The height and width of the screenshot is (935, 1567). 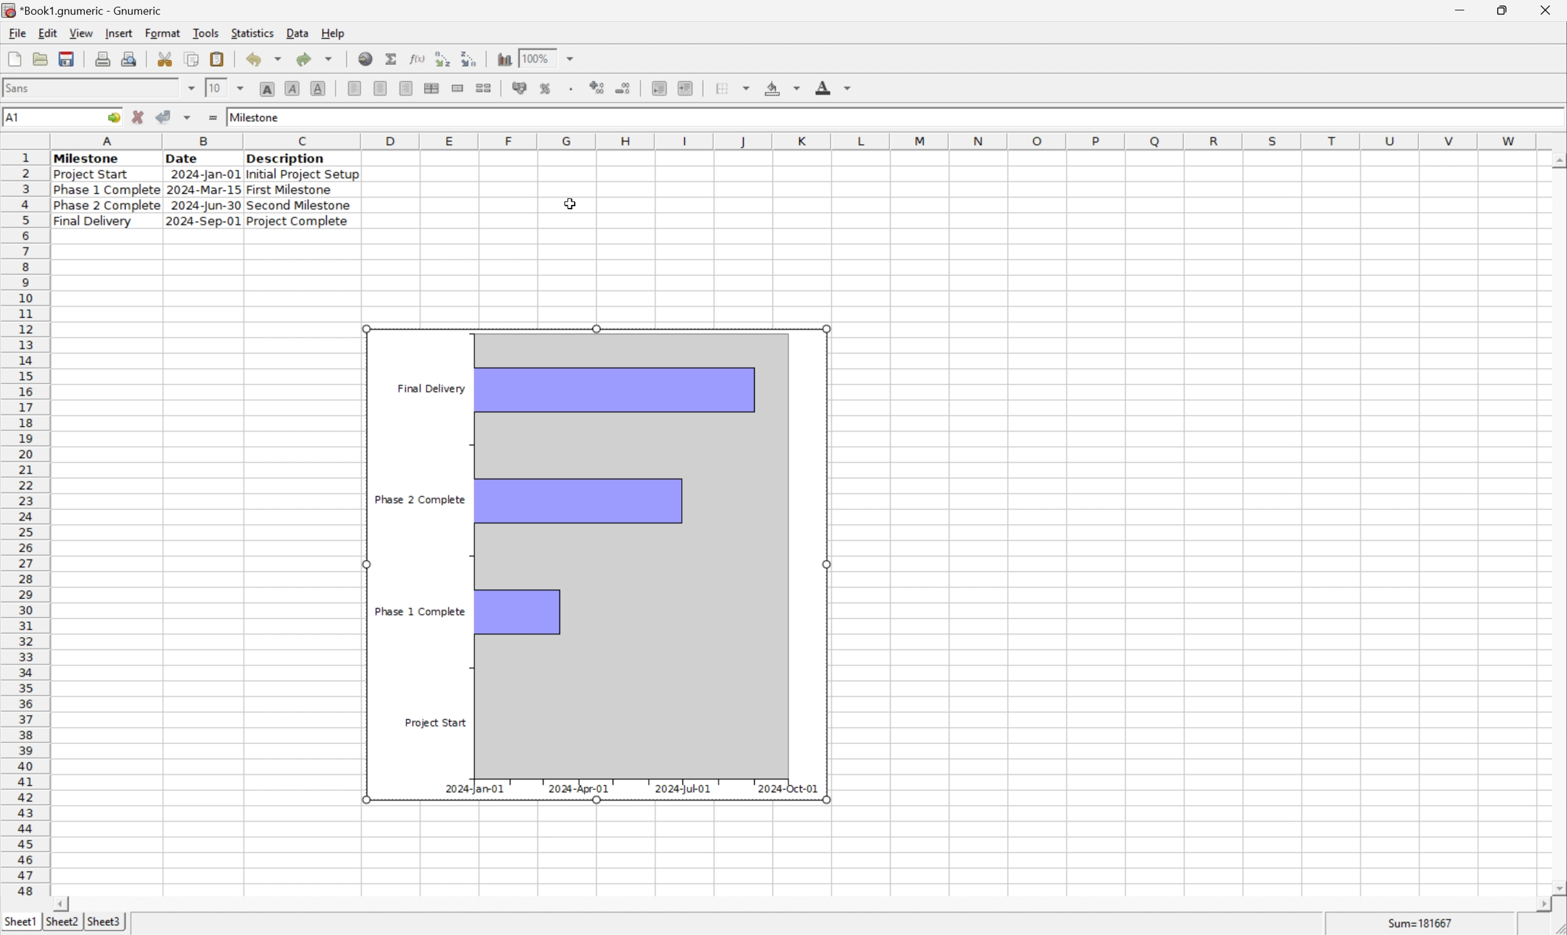 What do you see at coordinates (779, 86) in the screenshot?
I see `highlight color` at bounding box center [779, 86].